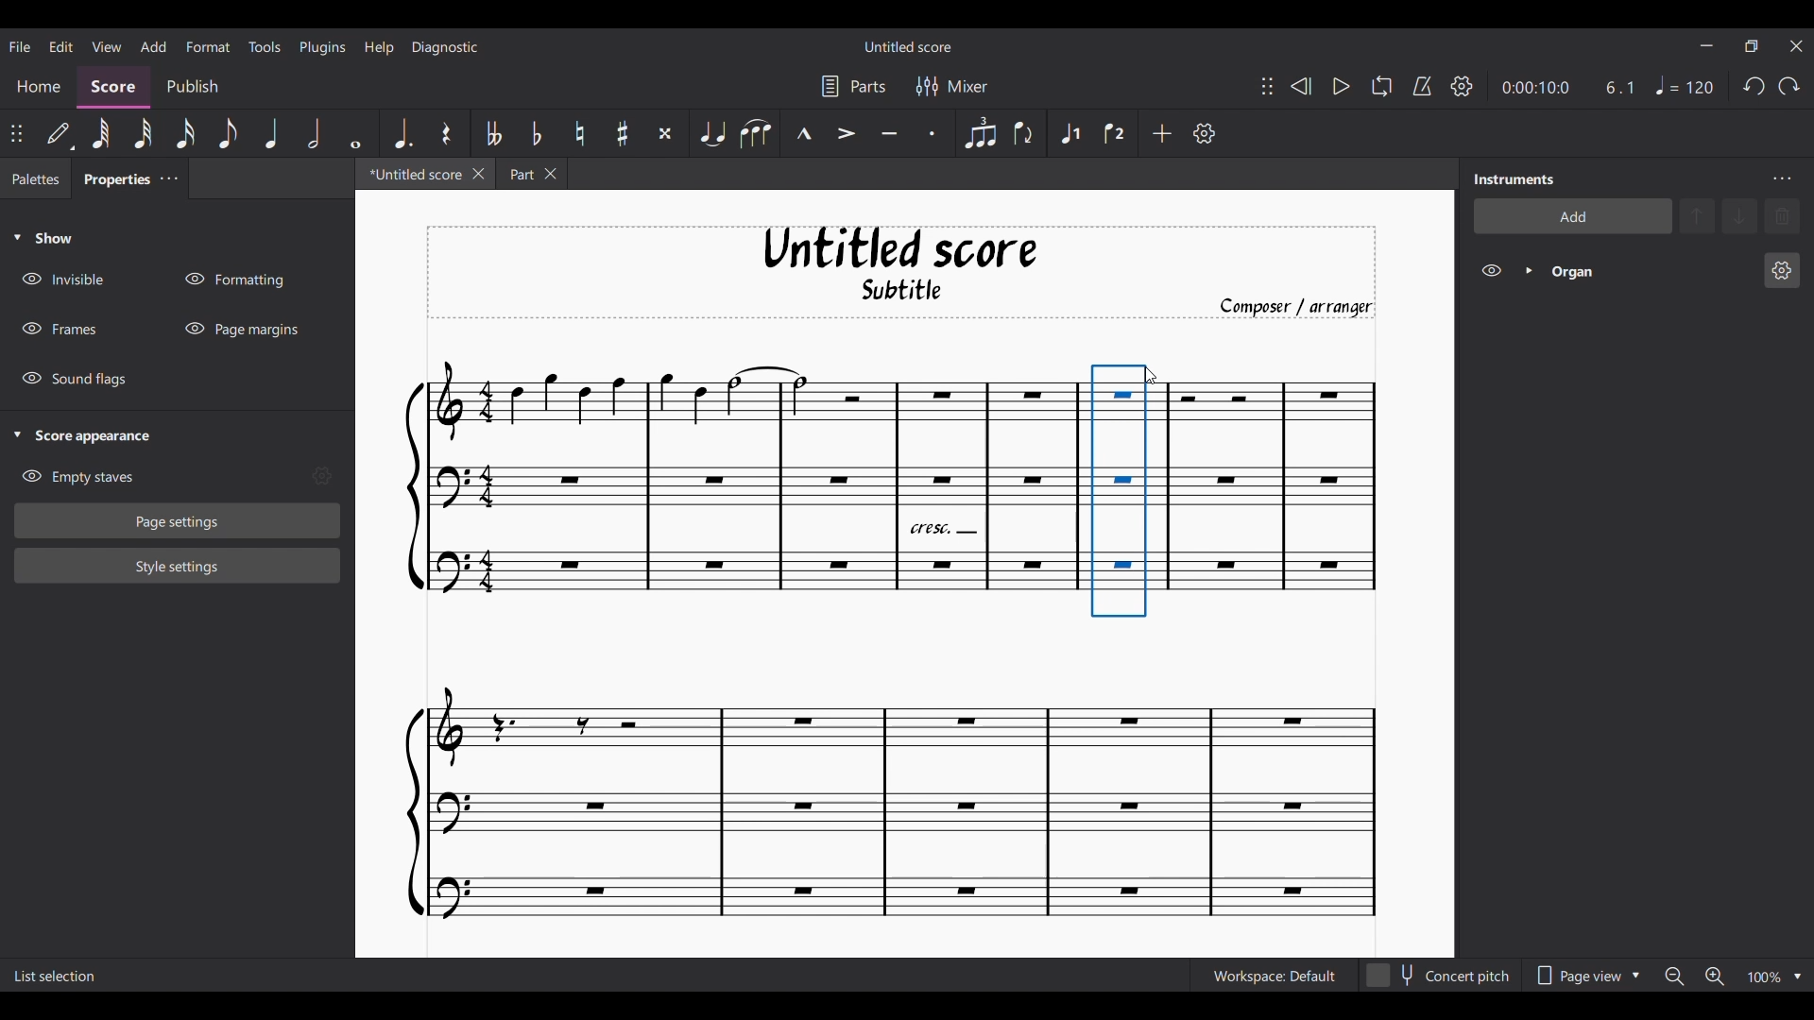  What do you see at coordinates (1739, 215) in the screenshot?
I see `Move selection down` at bounding box center [1739, 215].